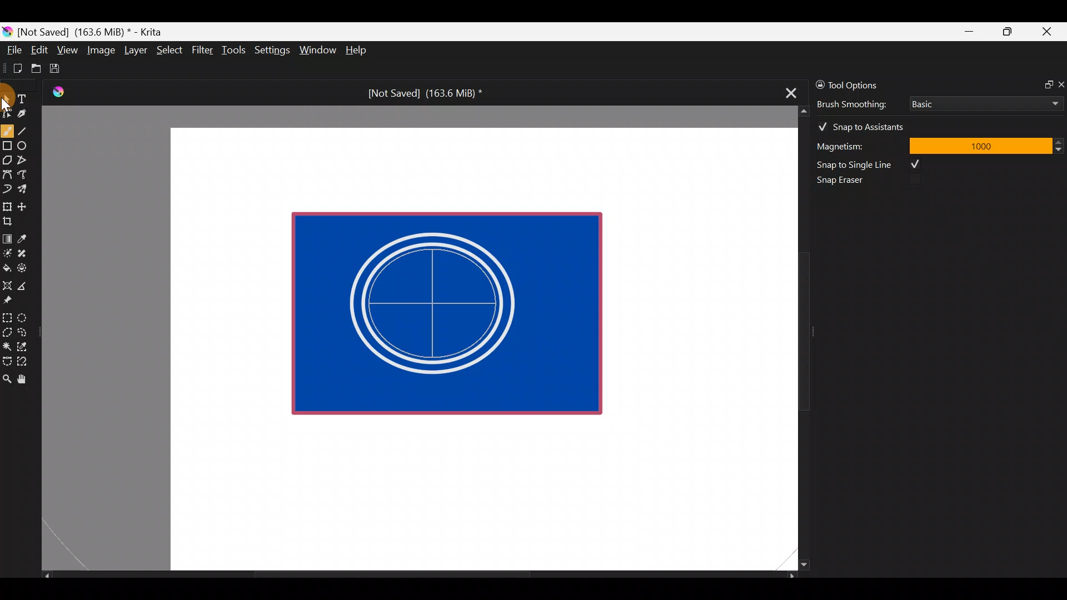  What do you see at coordinates (236, 51) in the screenshot?
I see `Tools` at bounding box center [236, 51].